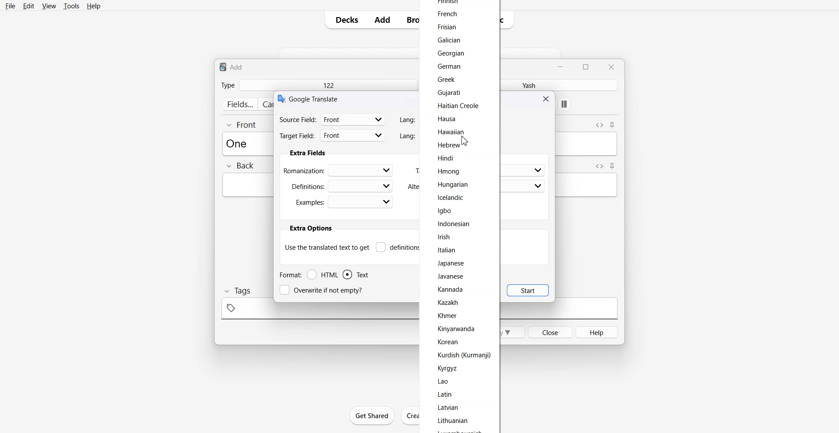 The width and height of the screenshot is (839, 433). Describe the element at coordinates (323, 275) in the screenshot. I see `HTML` at that location.